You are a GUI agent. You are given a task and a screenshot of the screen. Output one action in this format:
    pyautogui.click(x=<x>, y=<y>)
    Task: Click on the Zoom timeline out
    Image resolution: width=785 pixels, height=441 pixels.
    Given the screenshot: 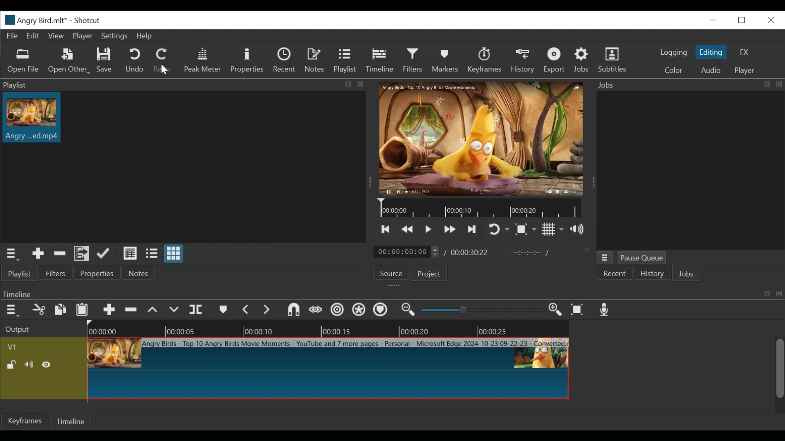 What is the action you would take?
    pyautogui.click(x=408, y=311)
    